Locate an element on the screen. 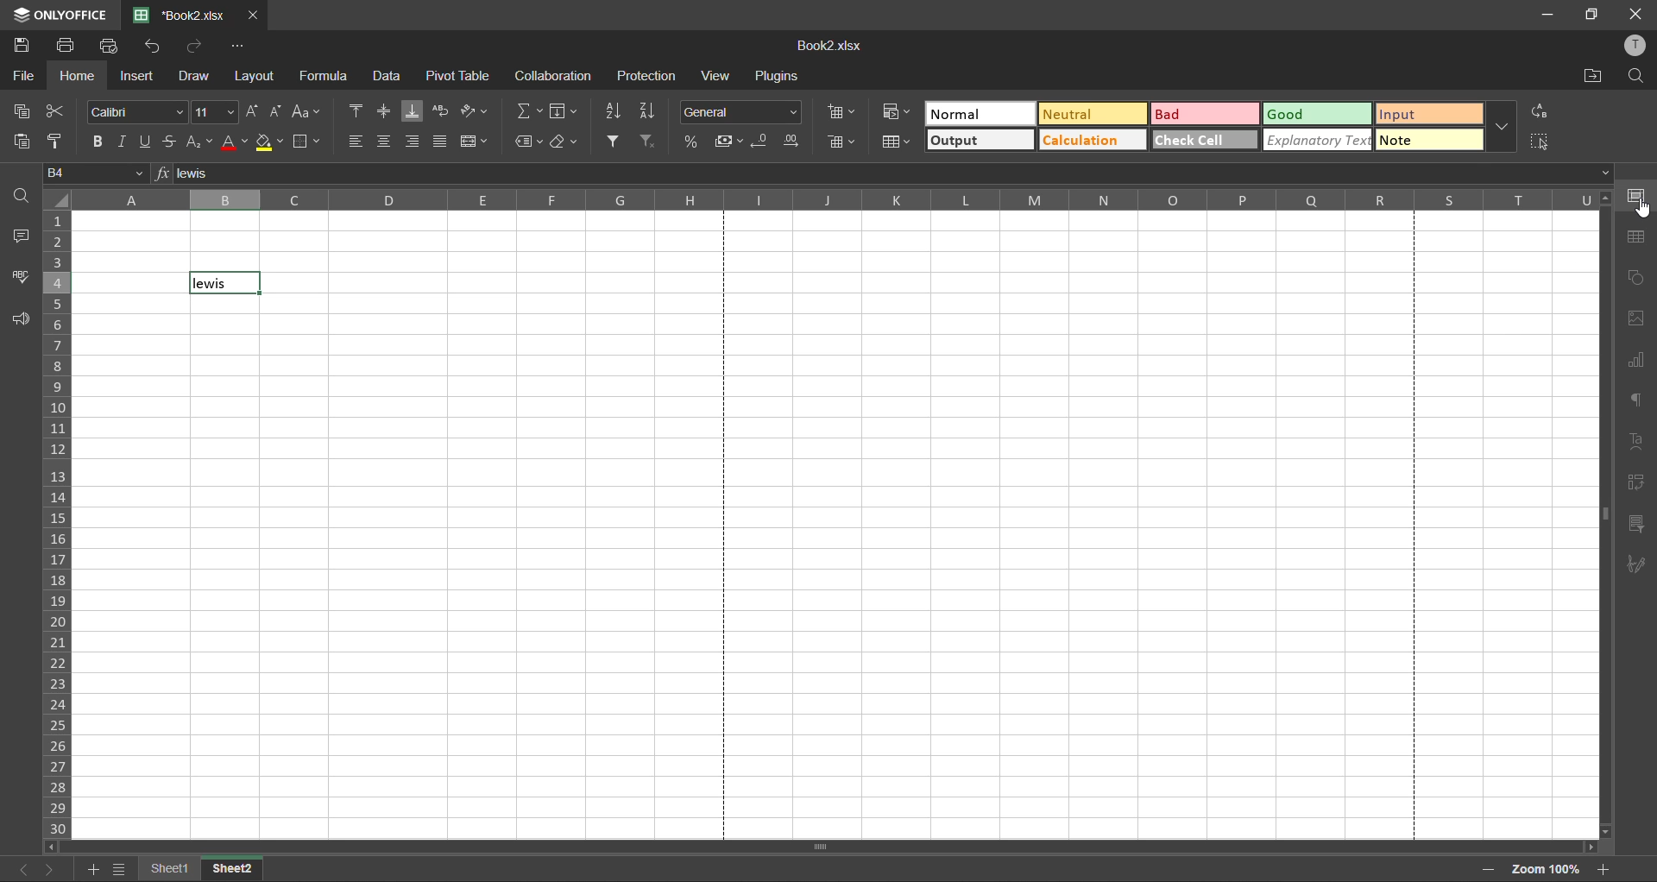 The width and height of the screenshot is (1657, 882). conditional formatting is located at coordinates (897, 113).